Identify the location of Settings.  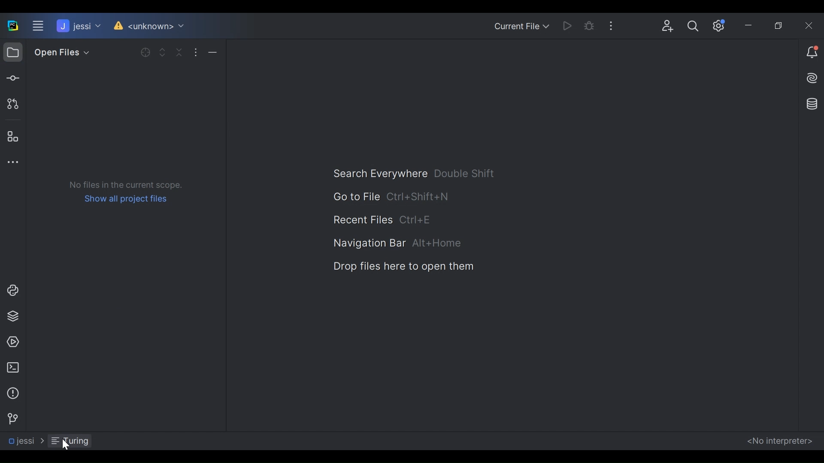
(721, 25).